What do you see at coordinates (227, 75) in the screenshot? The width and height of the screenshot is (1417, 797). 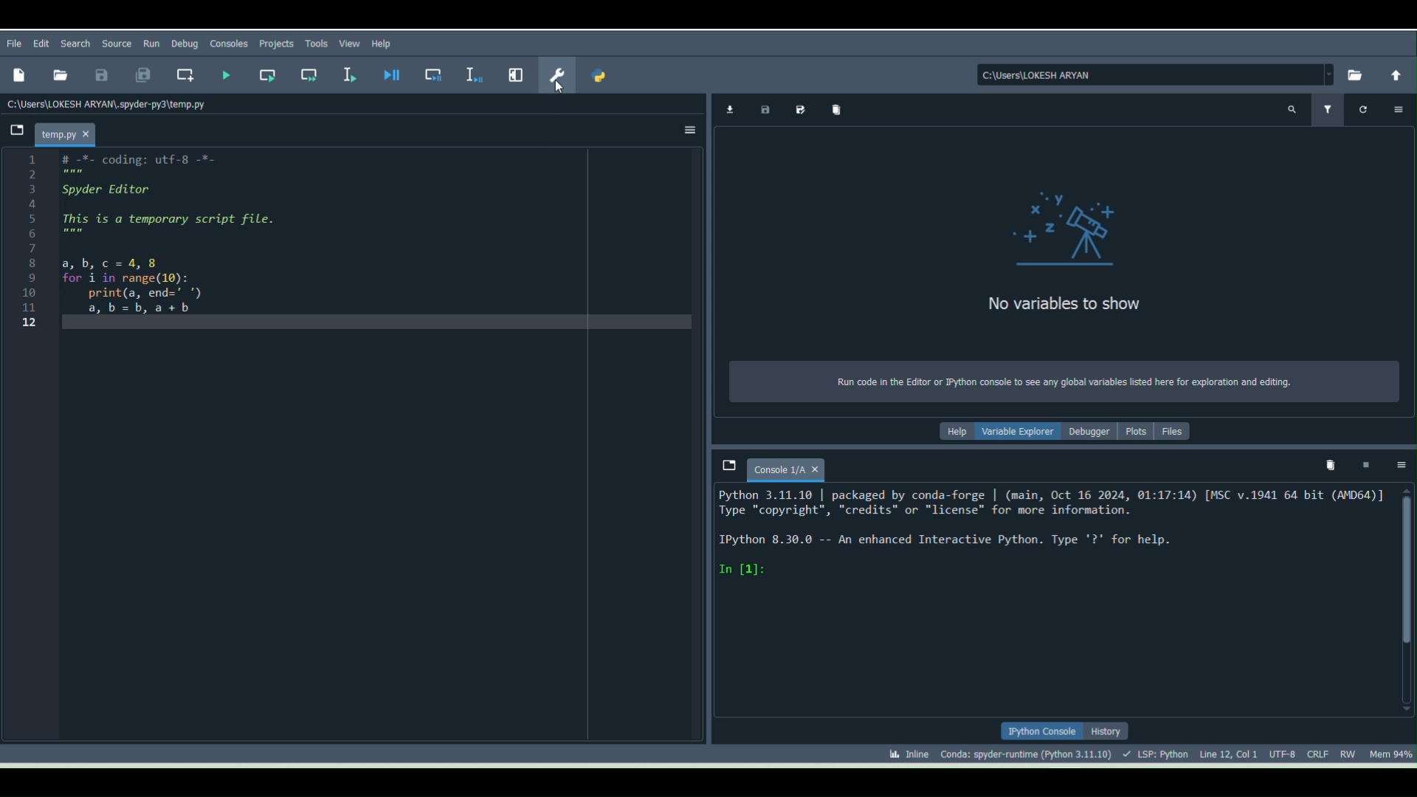 I see `Run file (F5)` at bounding box center [227, 75].